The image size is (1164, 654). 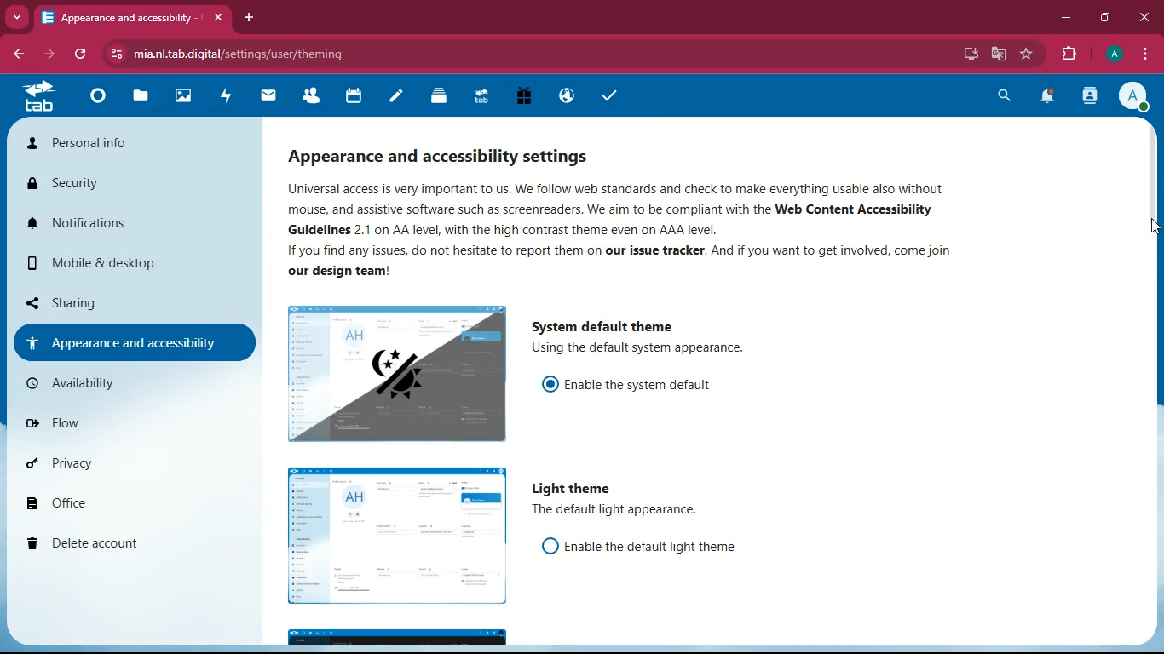 I want to click on layers, so click(x=439, y=98).